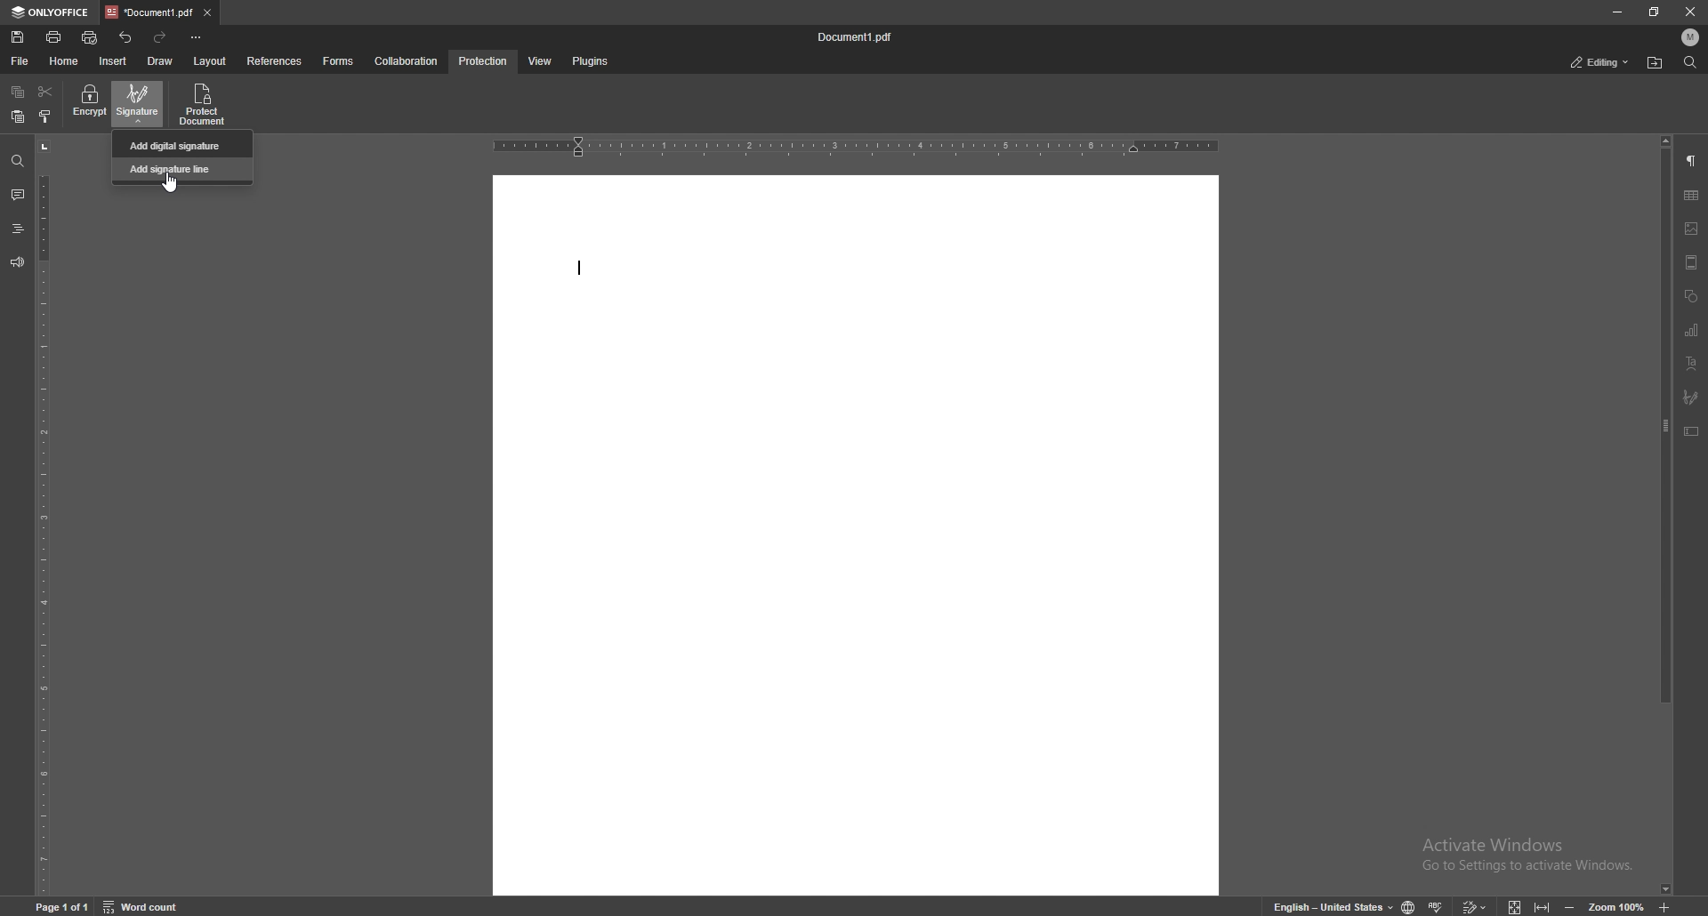 The image size is (1708, 916). What do you see at coordinates (536, 62) in the screenshot?
I see `view` at bounding box center [536, 62].